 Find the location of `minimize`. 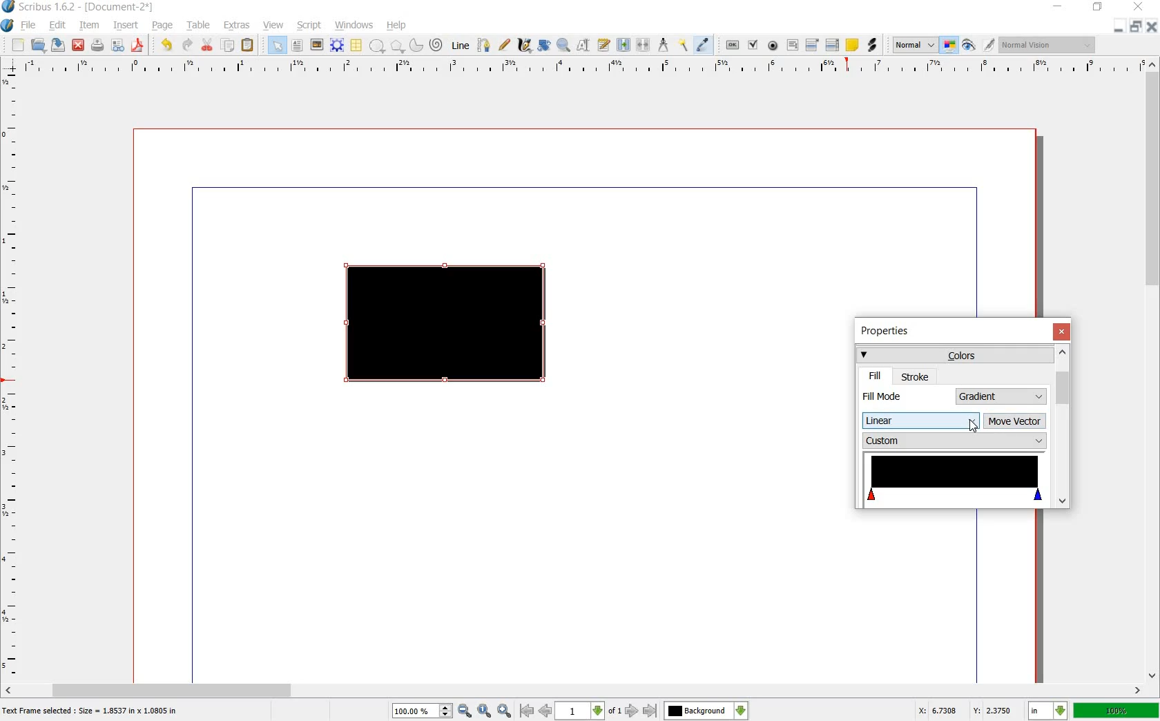

minimize is located at coordinates (1119, 28).